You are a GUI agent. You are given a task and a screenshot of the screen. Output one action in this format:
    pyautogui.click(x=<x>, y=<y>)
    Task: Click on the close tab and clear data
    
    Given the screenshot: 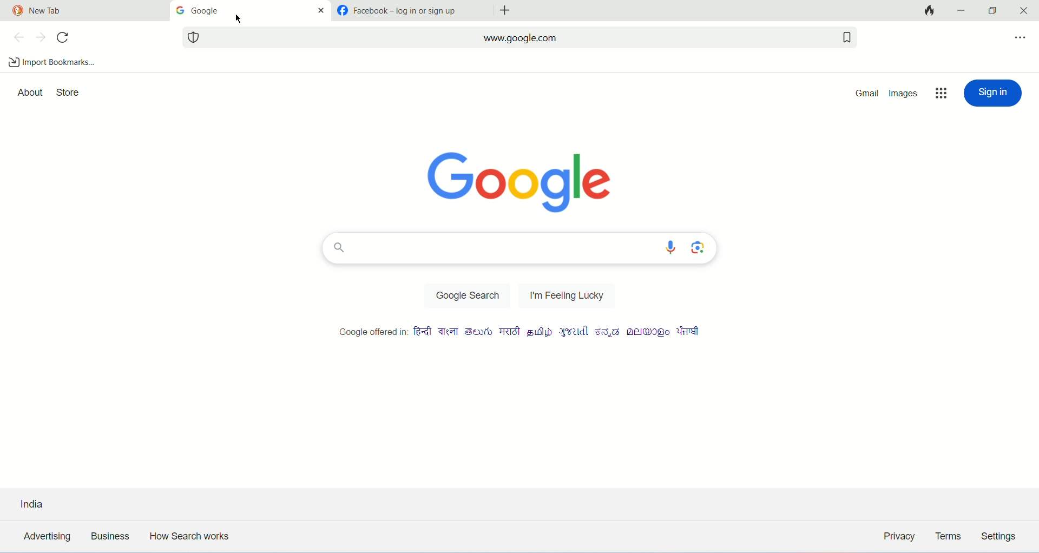 What is the action you would take?
    pyautogui.click(x=930, y=10)
    